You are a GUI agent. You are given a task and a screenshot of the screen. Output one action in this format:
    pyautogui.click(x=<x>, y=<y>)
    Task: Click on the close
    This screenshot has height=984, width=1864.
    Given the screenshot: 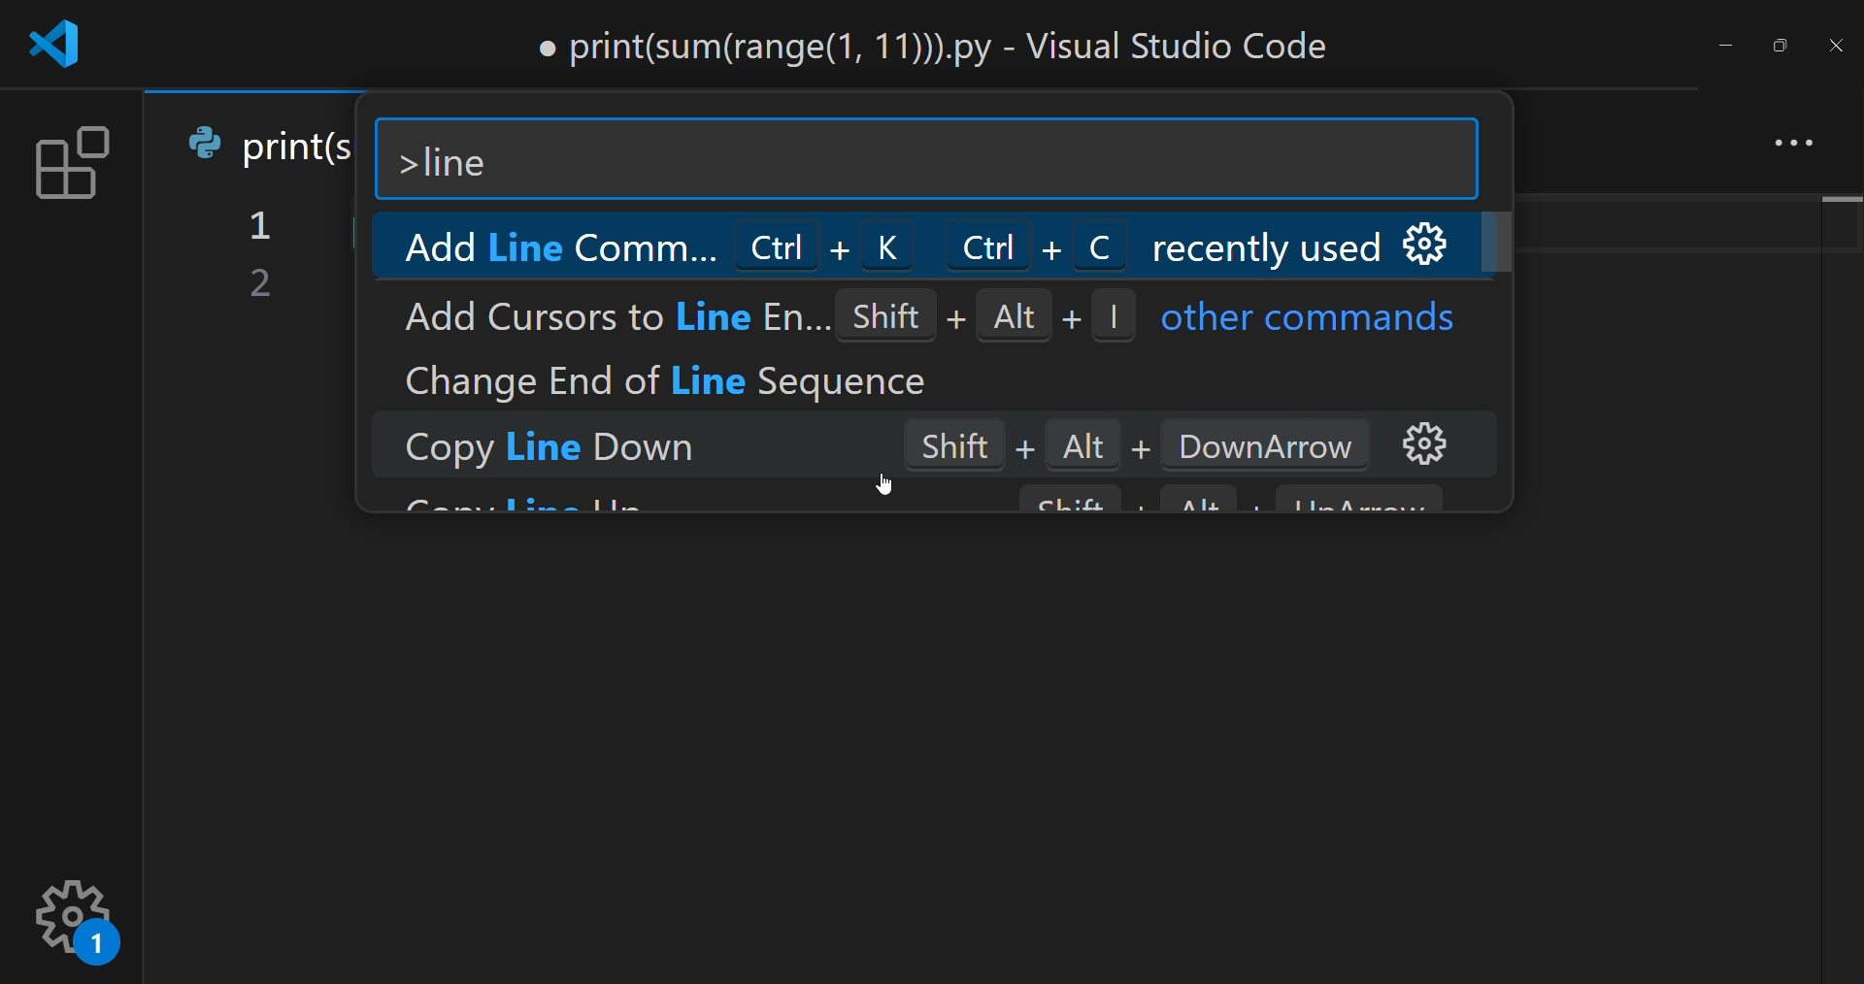 What is the action you would take?
    pyautogui.click(x=1835, y=47)
    